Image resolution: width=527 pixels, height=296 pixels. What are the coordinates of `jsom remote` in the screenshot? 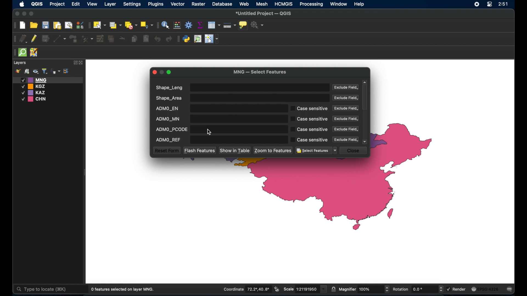 It's located at (35, 53).